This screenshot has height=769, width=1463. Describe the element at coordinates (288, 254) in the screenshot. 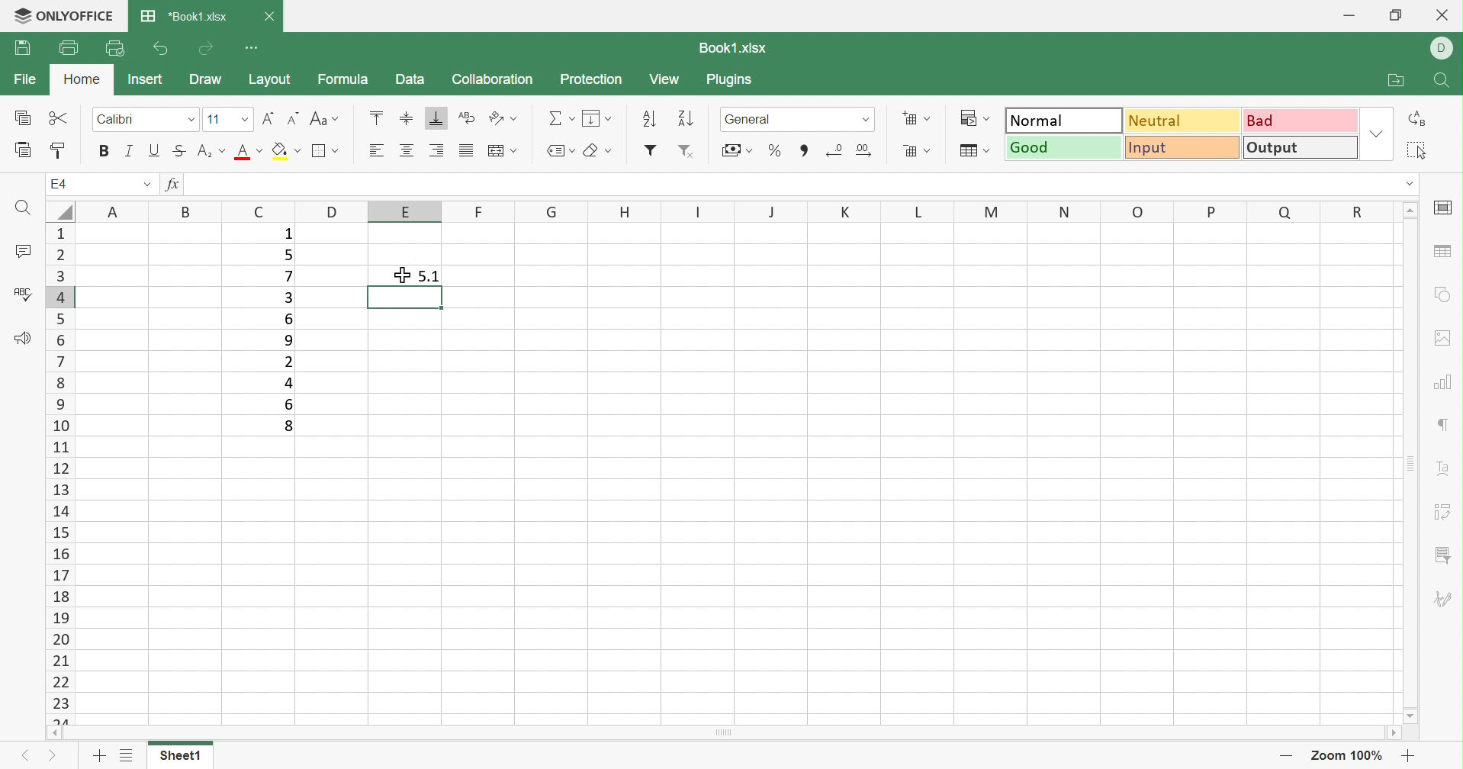

I see `5` at that location.